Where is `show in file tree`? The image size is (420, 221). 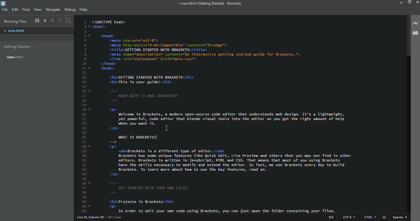
show in file tree is located at coordinates (37, 21).